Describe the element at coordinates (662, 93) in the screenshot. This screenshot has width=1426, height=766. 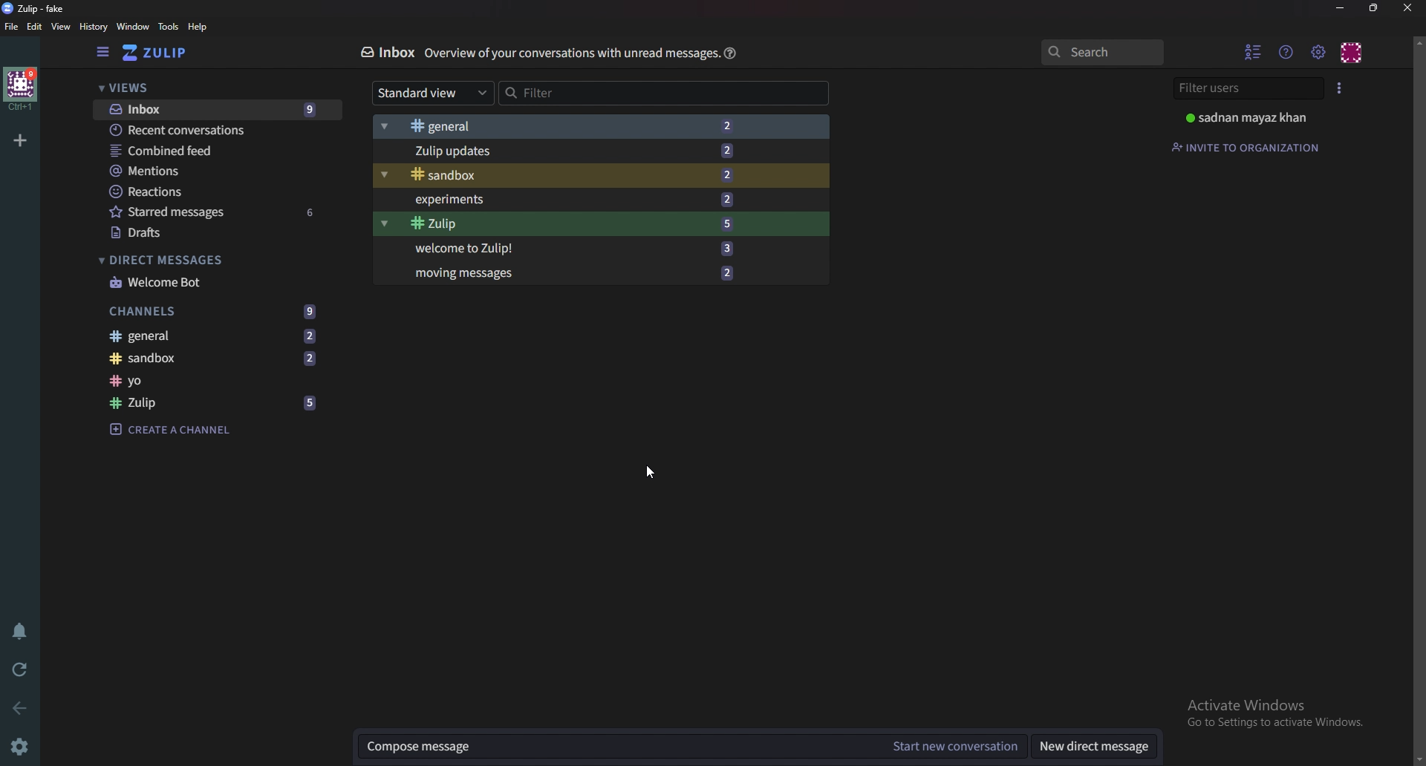
I see `Filter` at that location.